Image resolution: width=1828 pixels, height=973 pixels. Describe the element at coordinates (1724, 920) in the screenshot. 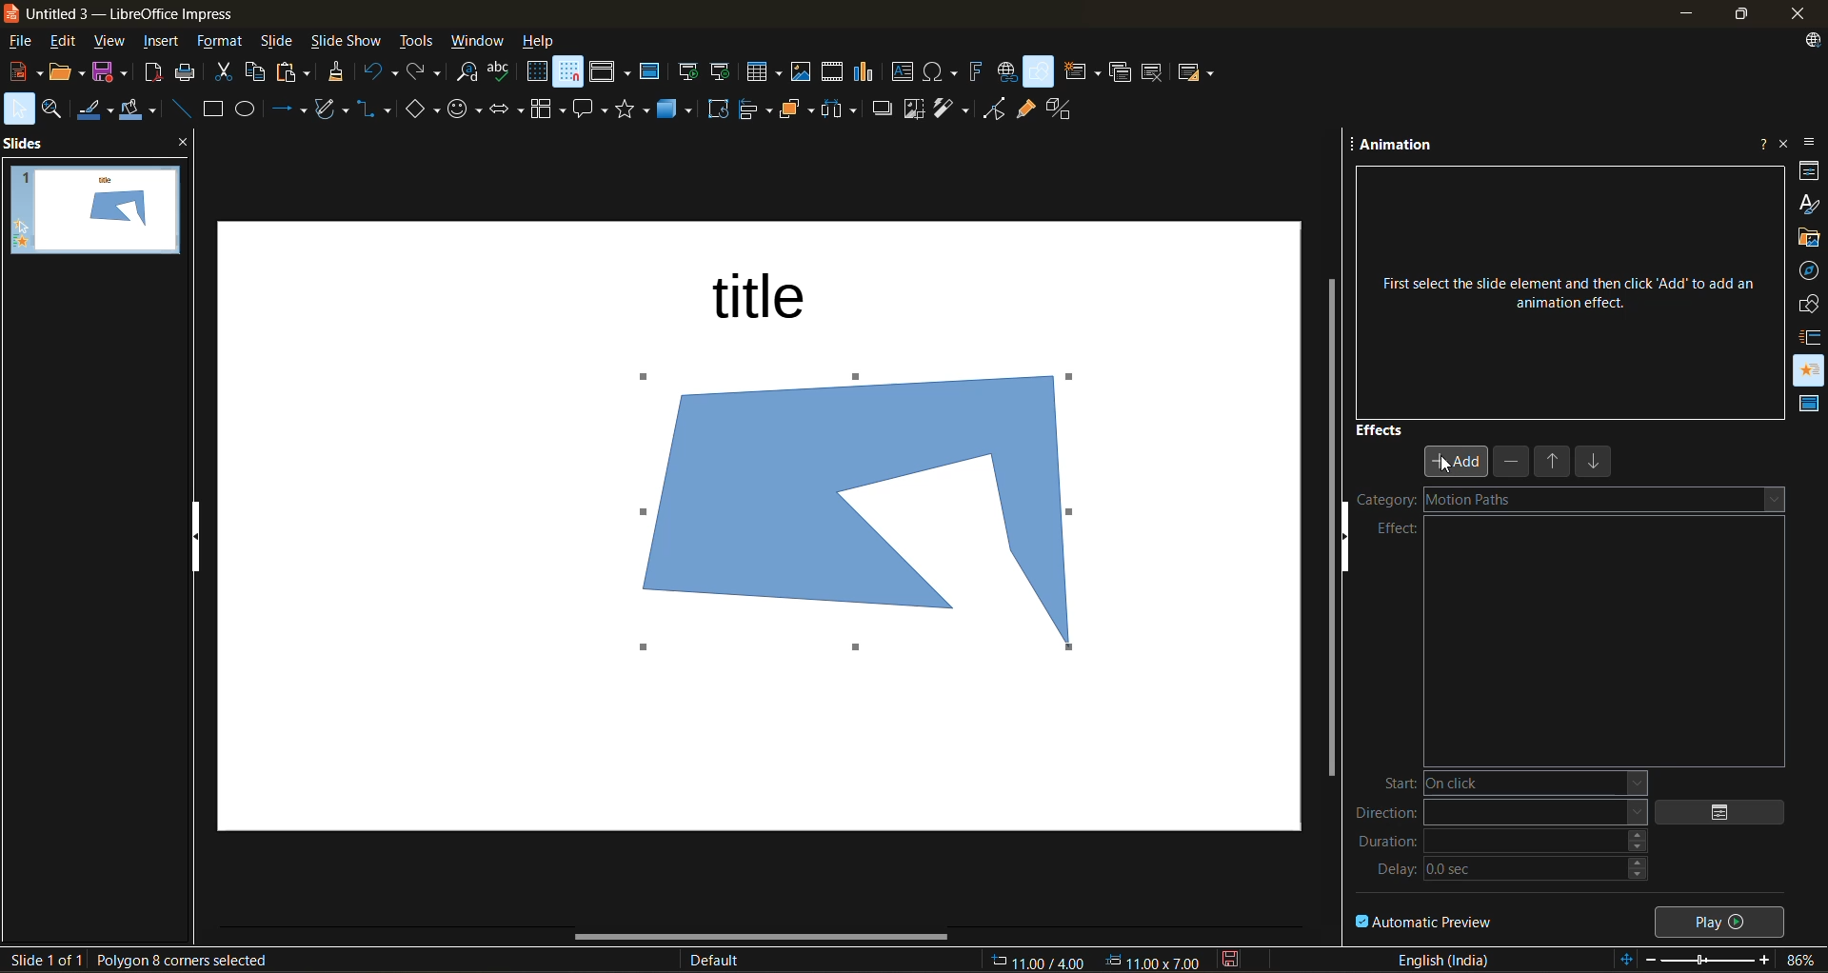

I see `play` at that location.